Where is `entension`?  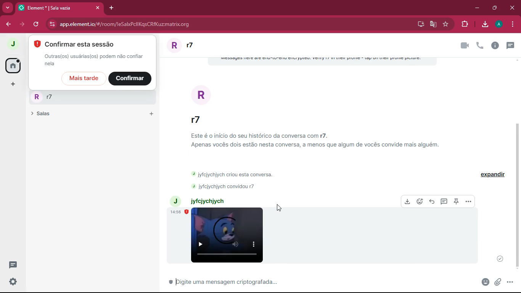
entension is located at coordinates (463, 24).